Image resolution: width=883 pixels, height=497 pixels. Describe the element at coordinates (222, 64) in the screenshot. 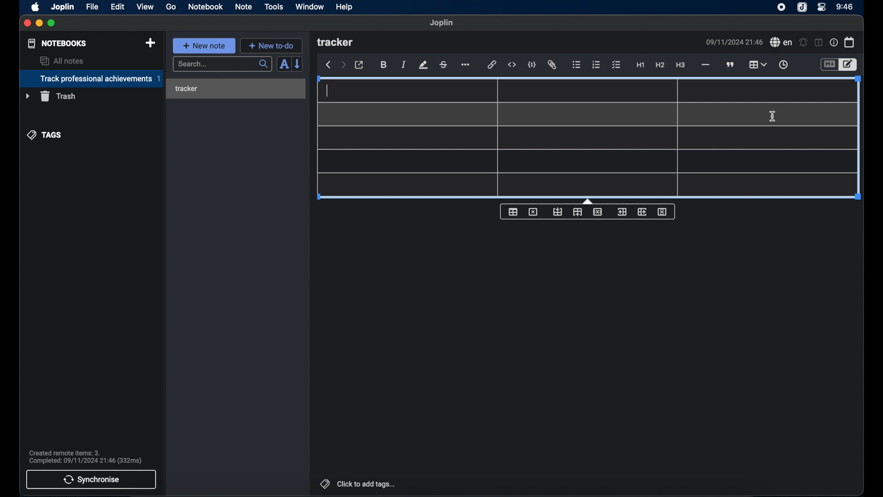

I see `search bar` at that location.